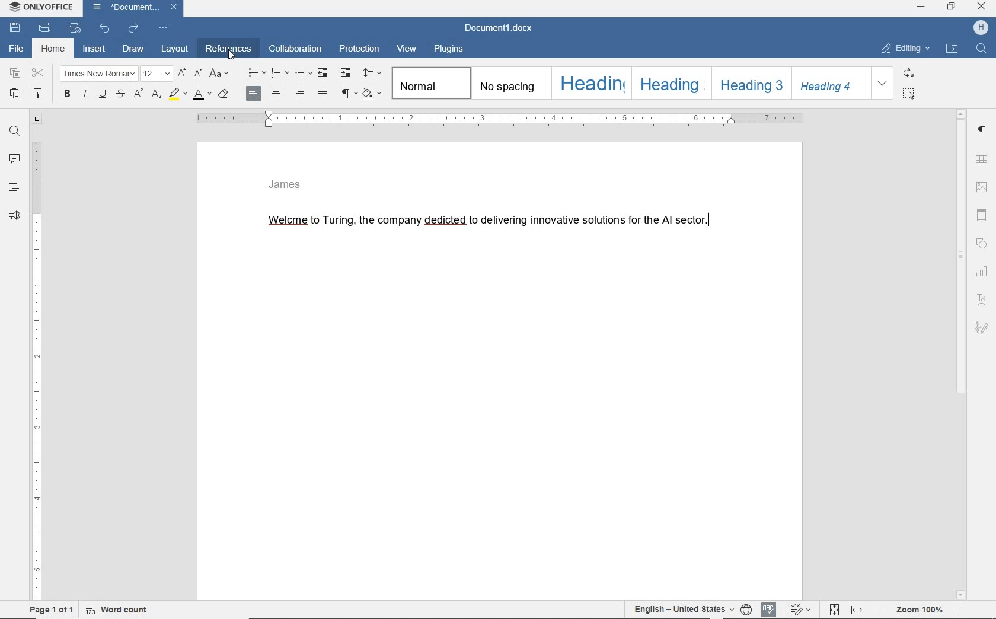 This screenshot has width=996, height=619. I want to click on normal, so click(432, 84).